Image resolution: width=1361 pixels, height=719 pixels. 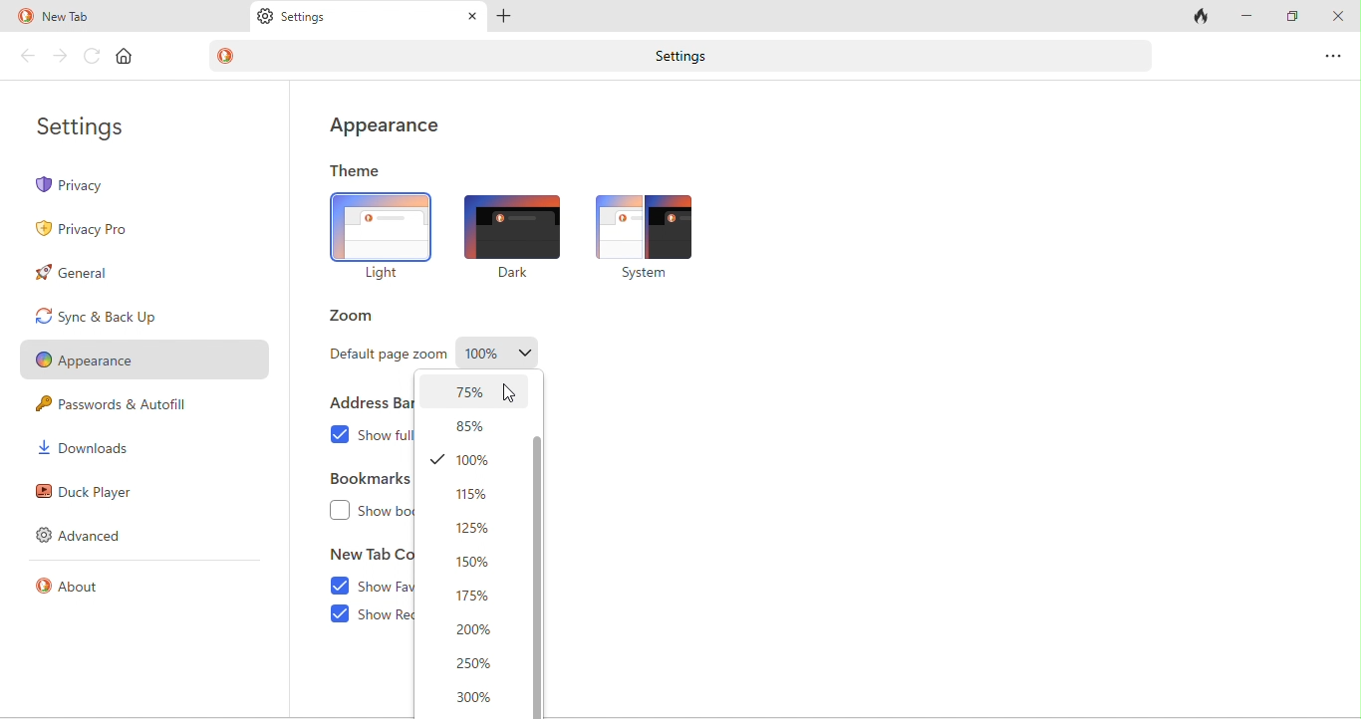 What do you see at coordinates (91, 227) in the screenshot?
I see `privacy pro` at bounding box center [91, 227].